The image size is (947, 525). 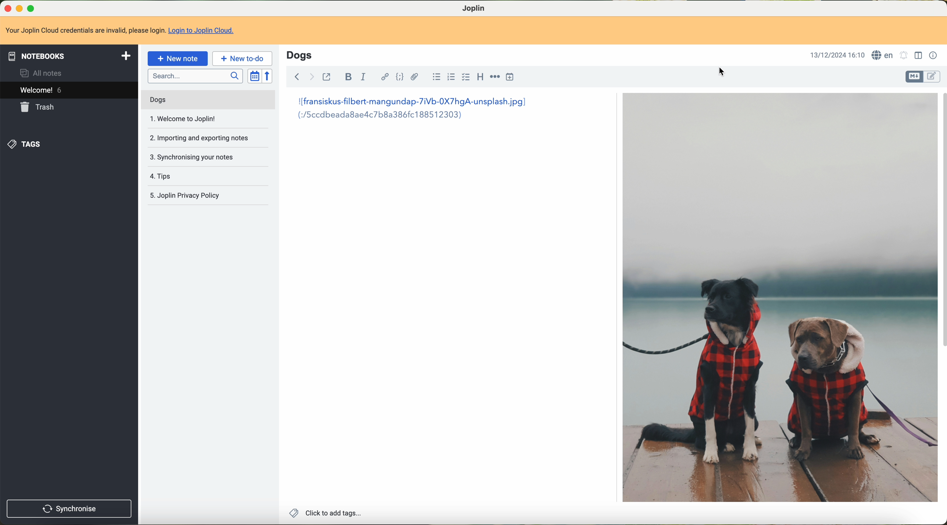 What do you see at coordinates (883, 55) in the screenshot?
I see `language` at bounding box center [883, 55].